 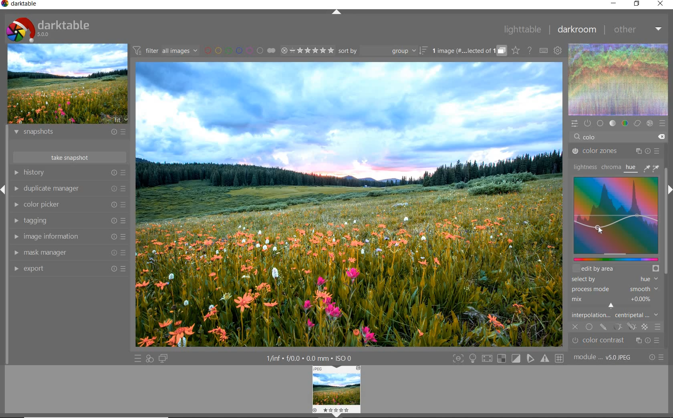 What do you see at coordinates (68, 237) in the screenshot?
I see `image information` at bounding box center [68, 237].